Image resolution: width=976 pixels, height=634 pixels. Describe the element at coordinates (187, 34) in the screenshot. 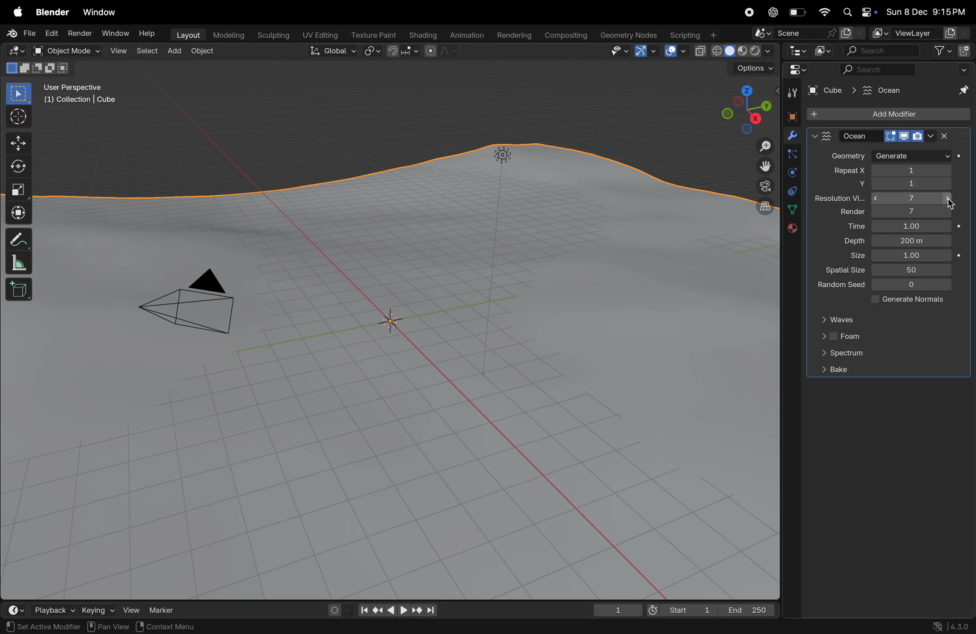

I see `layout` at that location.